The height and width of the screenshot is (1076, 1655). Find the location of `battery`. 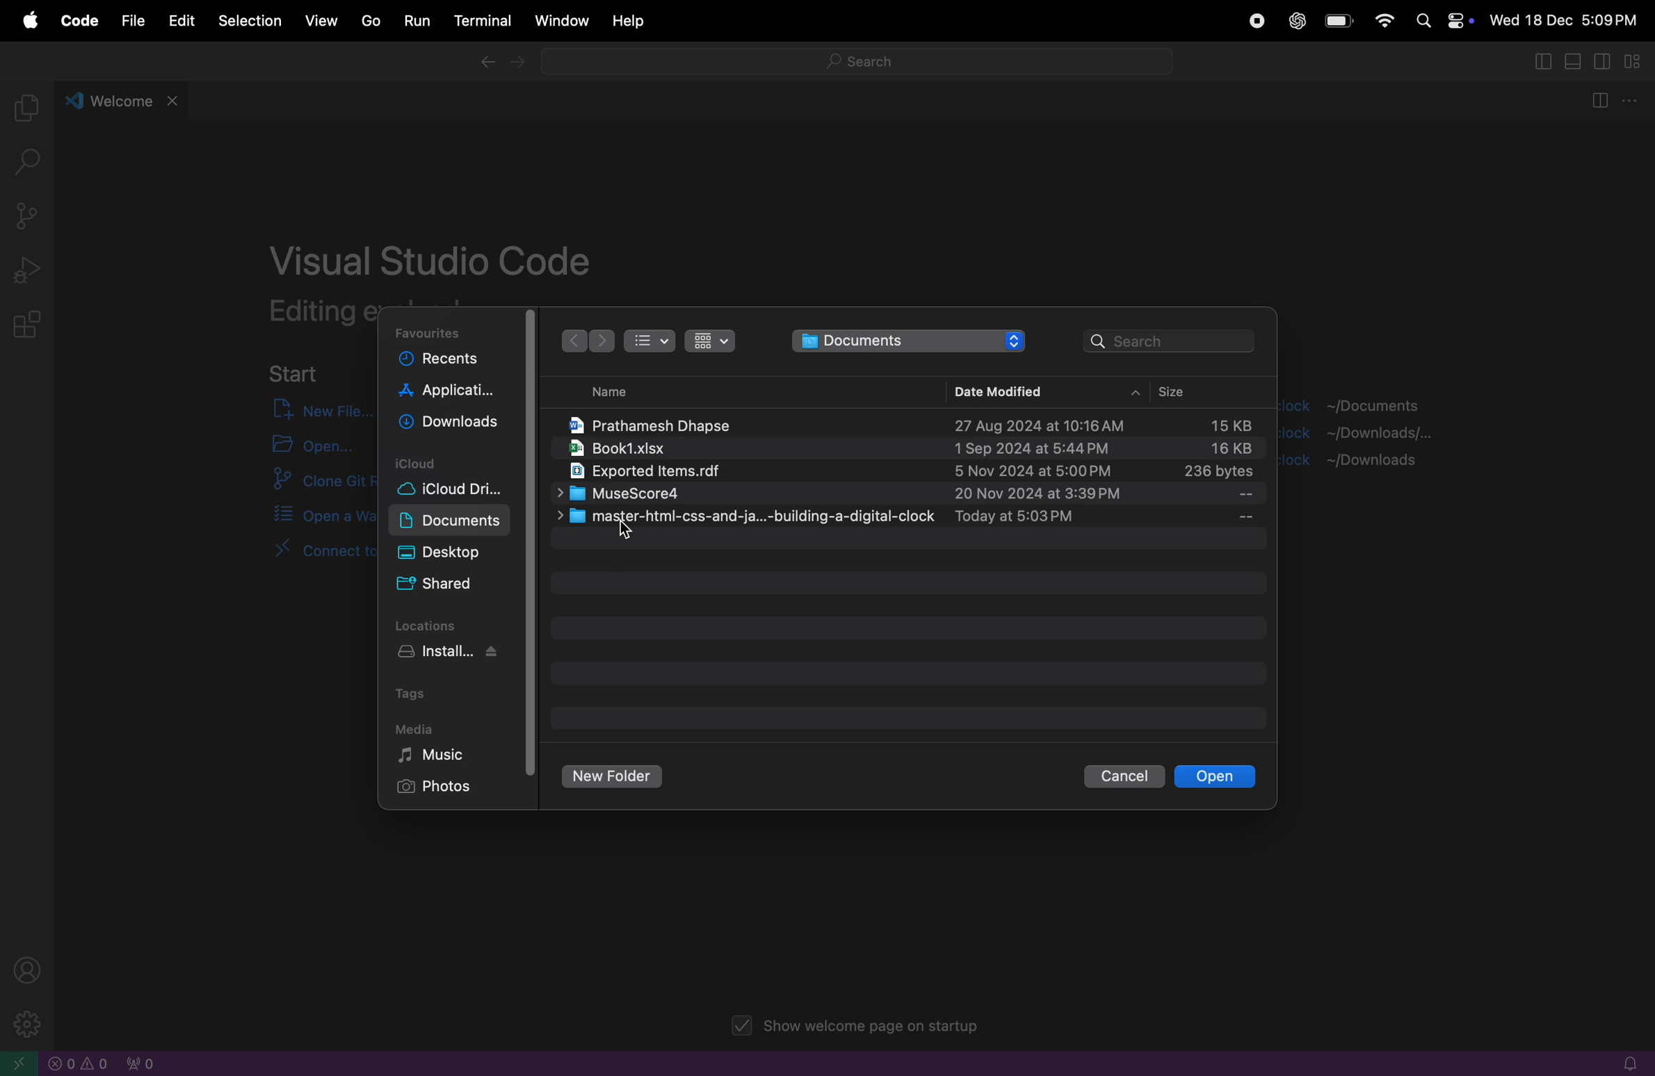

battery is located at coordinates (1339, 22).